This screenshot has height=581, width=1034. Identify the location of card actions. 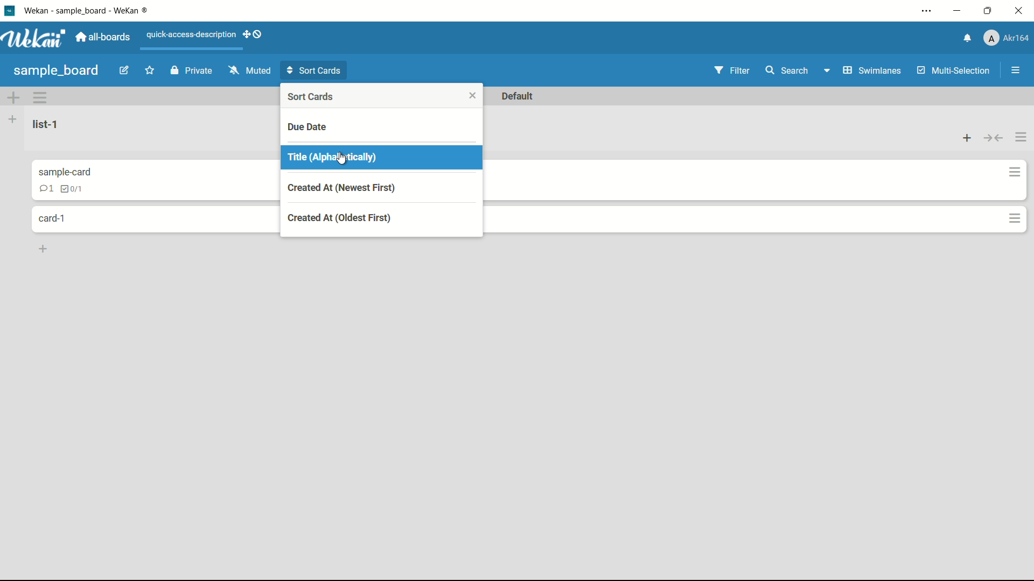
(1015, 172).